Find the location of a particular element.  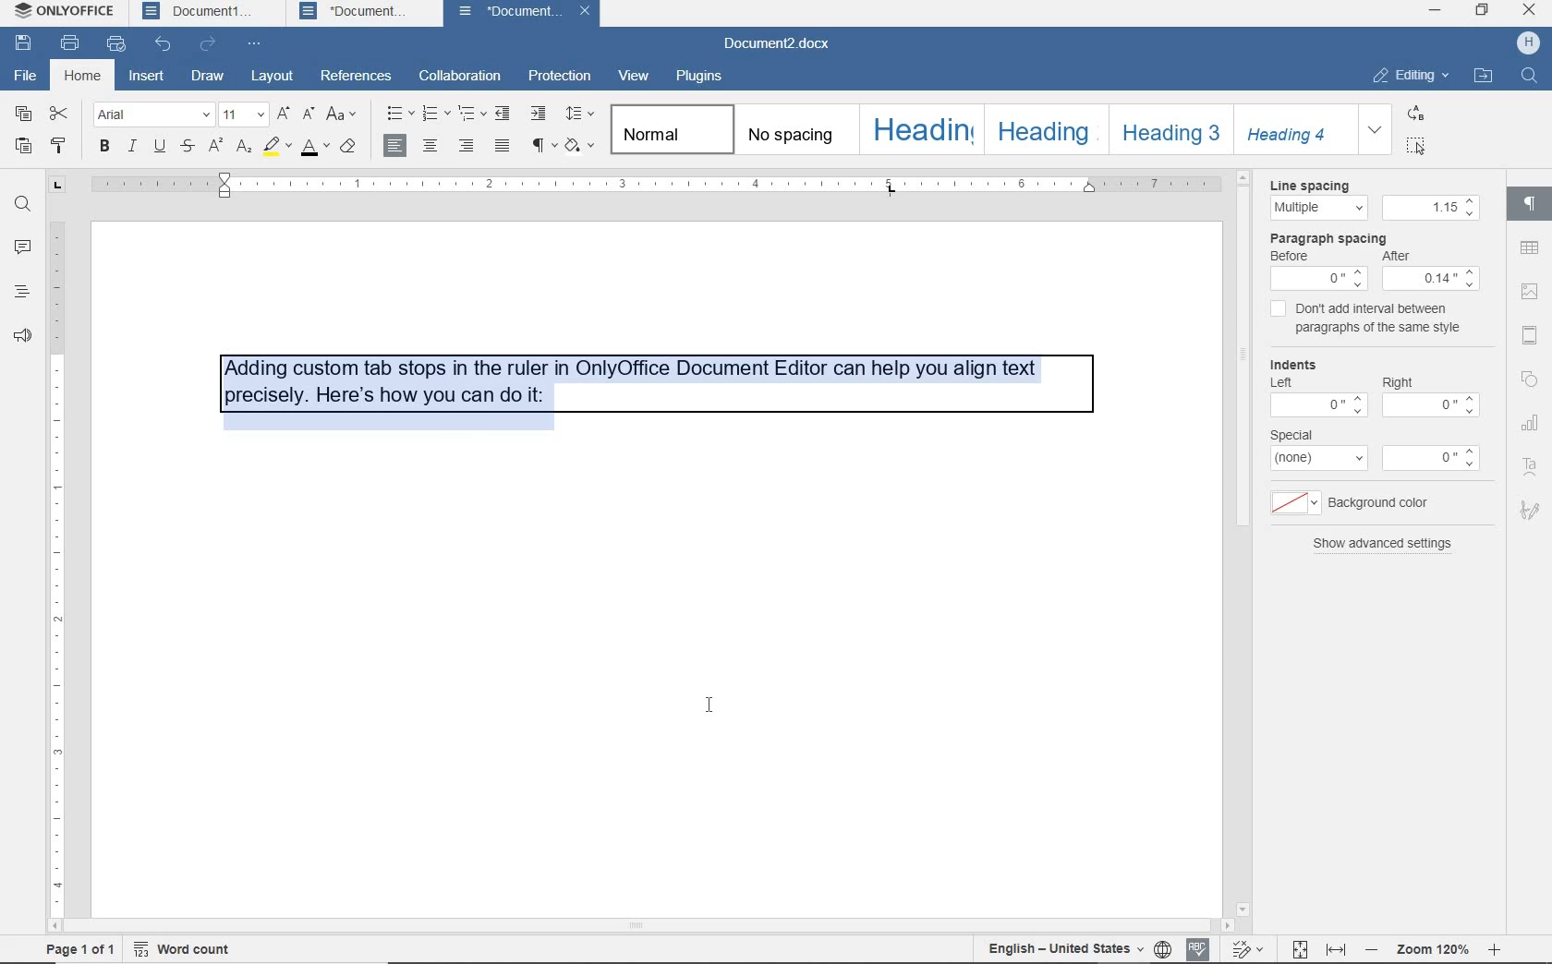

checkbox is located at coordinates (1275, 310).